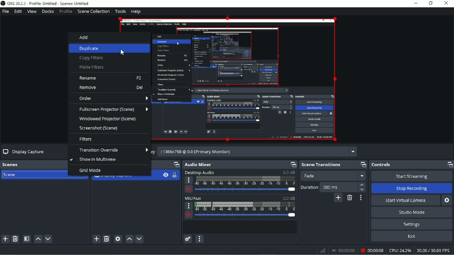  What do you see at coordinates (24, 151) in the screenshot?
I see `Display Capture` at bounding box center [24, 151].